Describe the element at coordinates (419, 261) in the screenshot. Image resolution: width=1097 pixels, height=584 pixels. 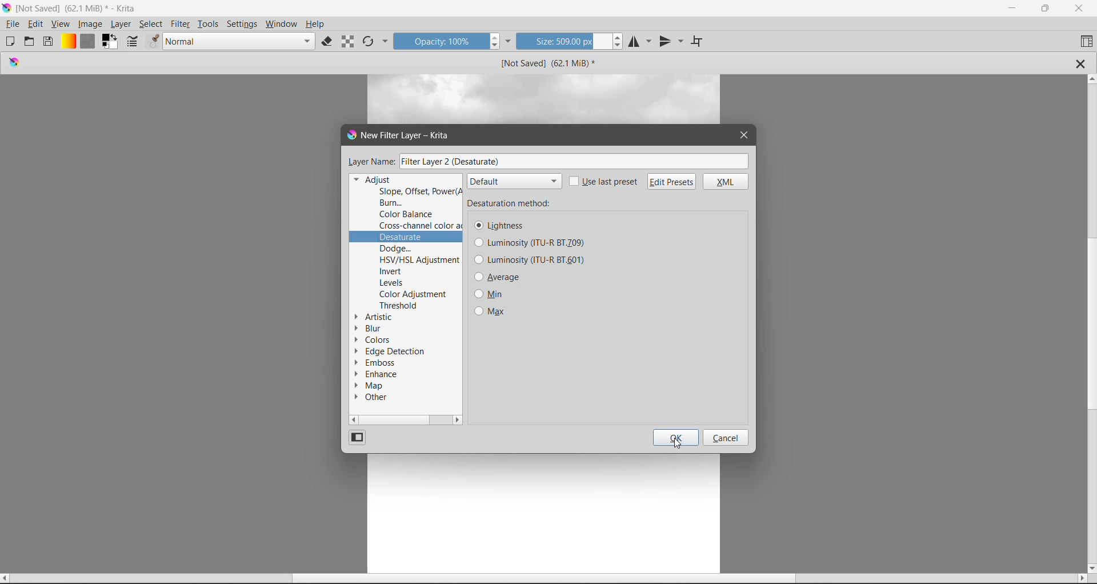
I see `HSV/HSL Adjustment` at that location.